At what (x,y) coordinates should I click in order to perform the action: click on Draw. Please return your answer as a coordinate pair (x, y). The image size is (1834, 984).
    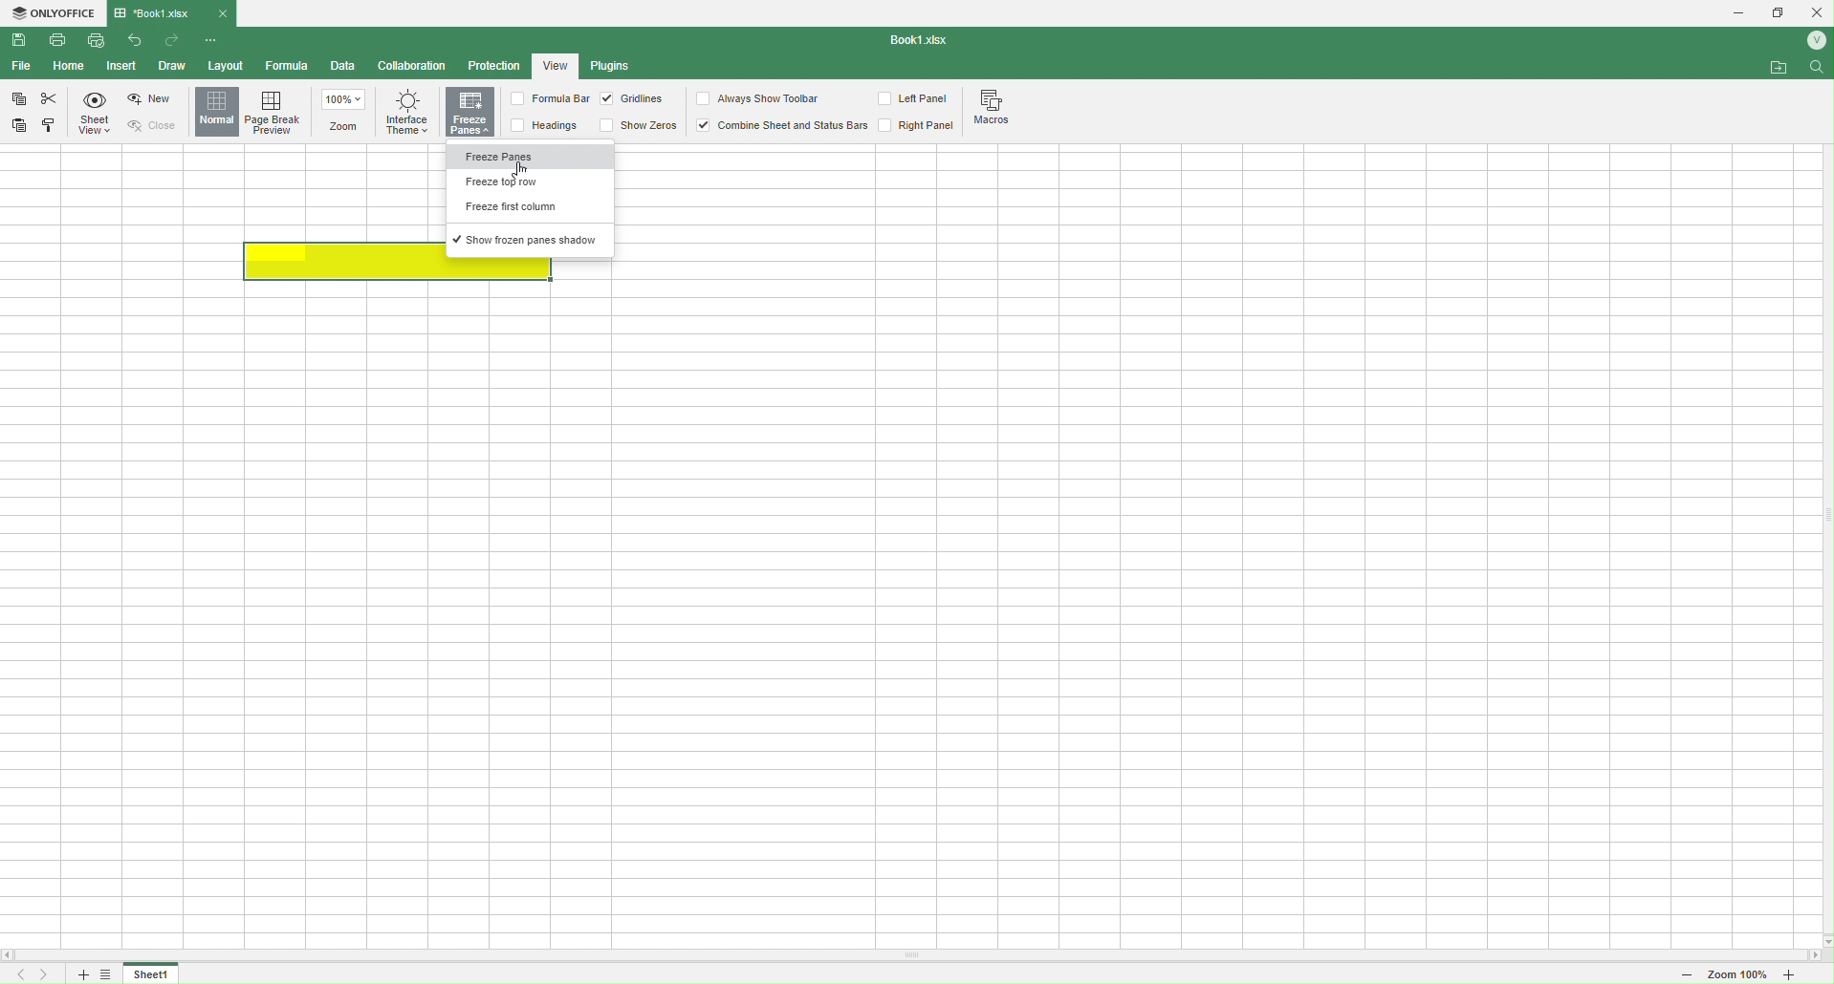
    Looking at the image, I should click on (171, 65).